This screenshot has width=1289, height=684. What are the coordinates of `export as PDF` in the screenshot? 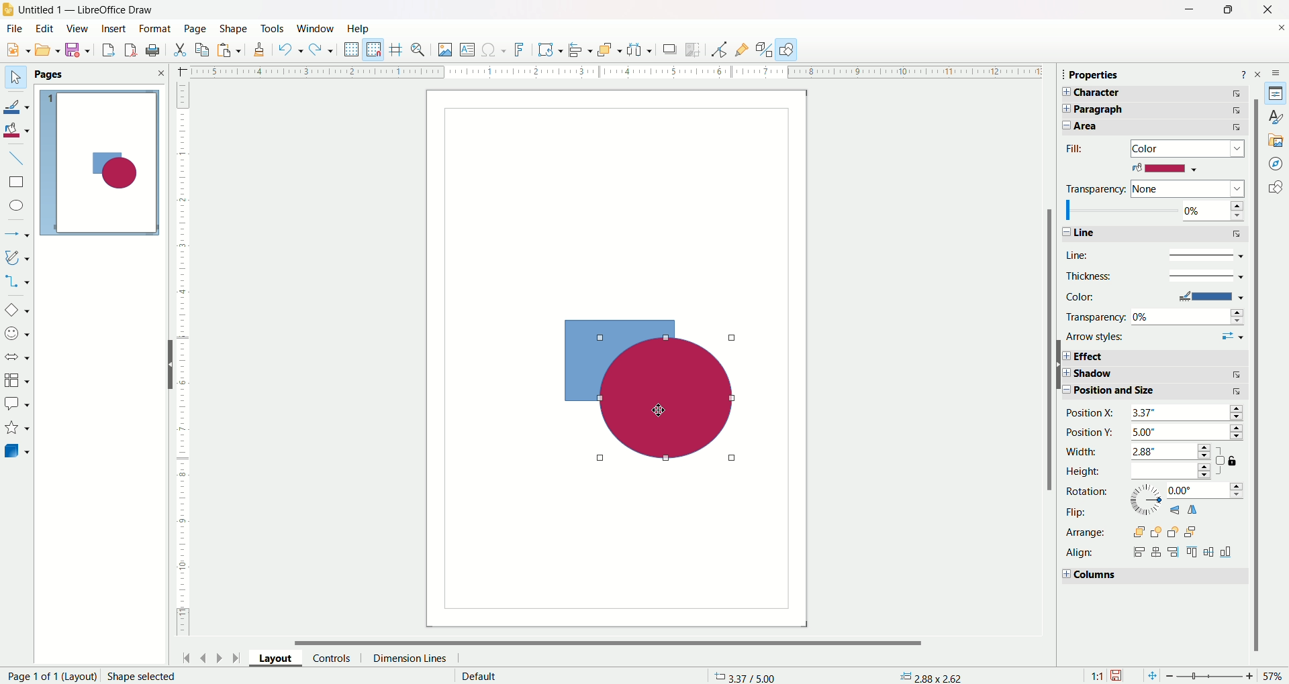 It's located at (128, 48).